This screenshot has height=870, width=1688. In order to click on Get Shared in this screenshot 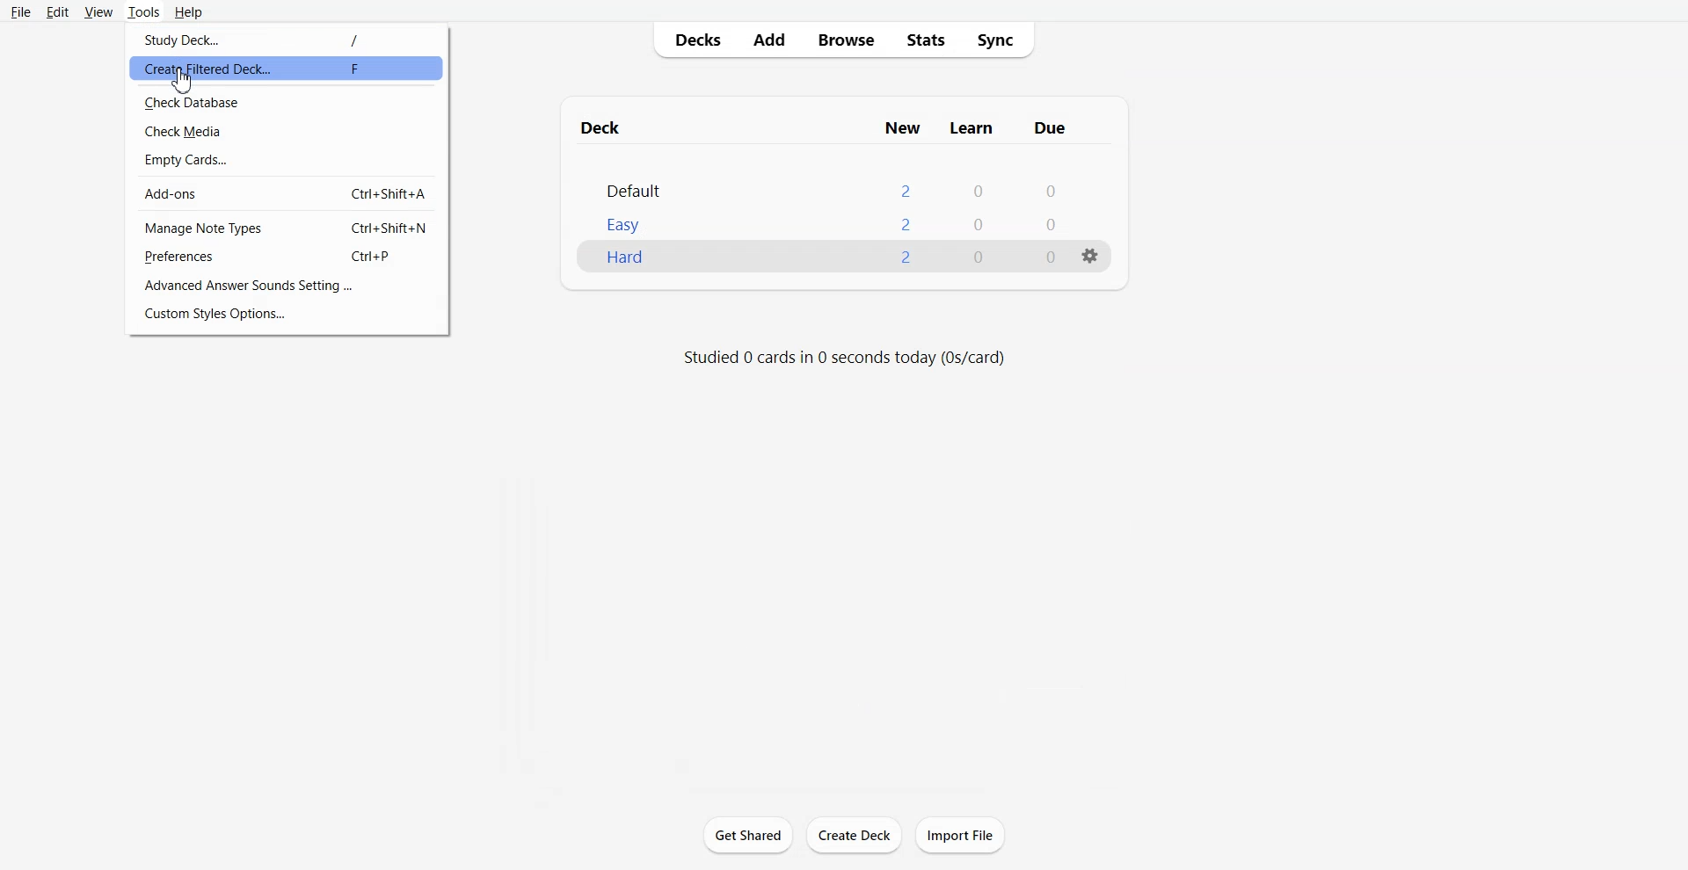, I will do `click(748, 834)`.